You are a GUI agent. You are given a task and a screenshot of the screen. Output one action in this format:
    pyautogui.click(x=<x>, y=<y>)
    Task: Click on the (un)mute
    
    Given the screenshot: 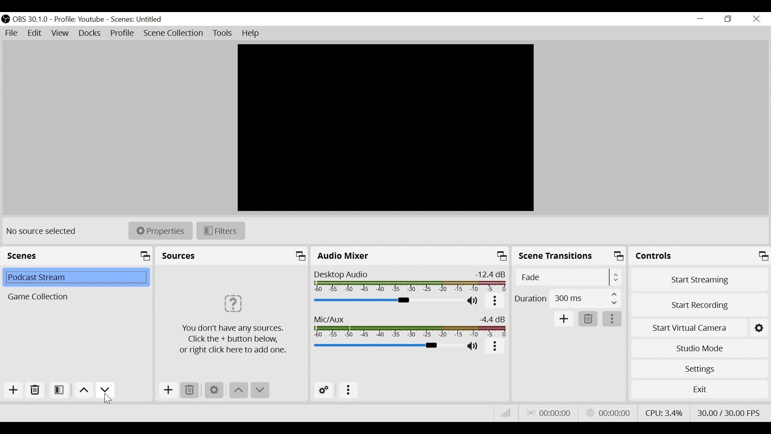 What is the action you would take?
    pyautogui.click(x=473, y=347)
    